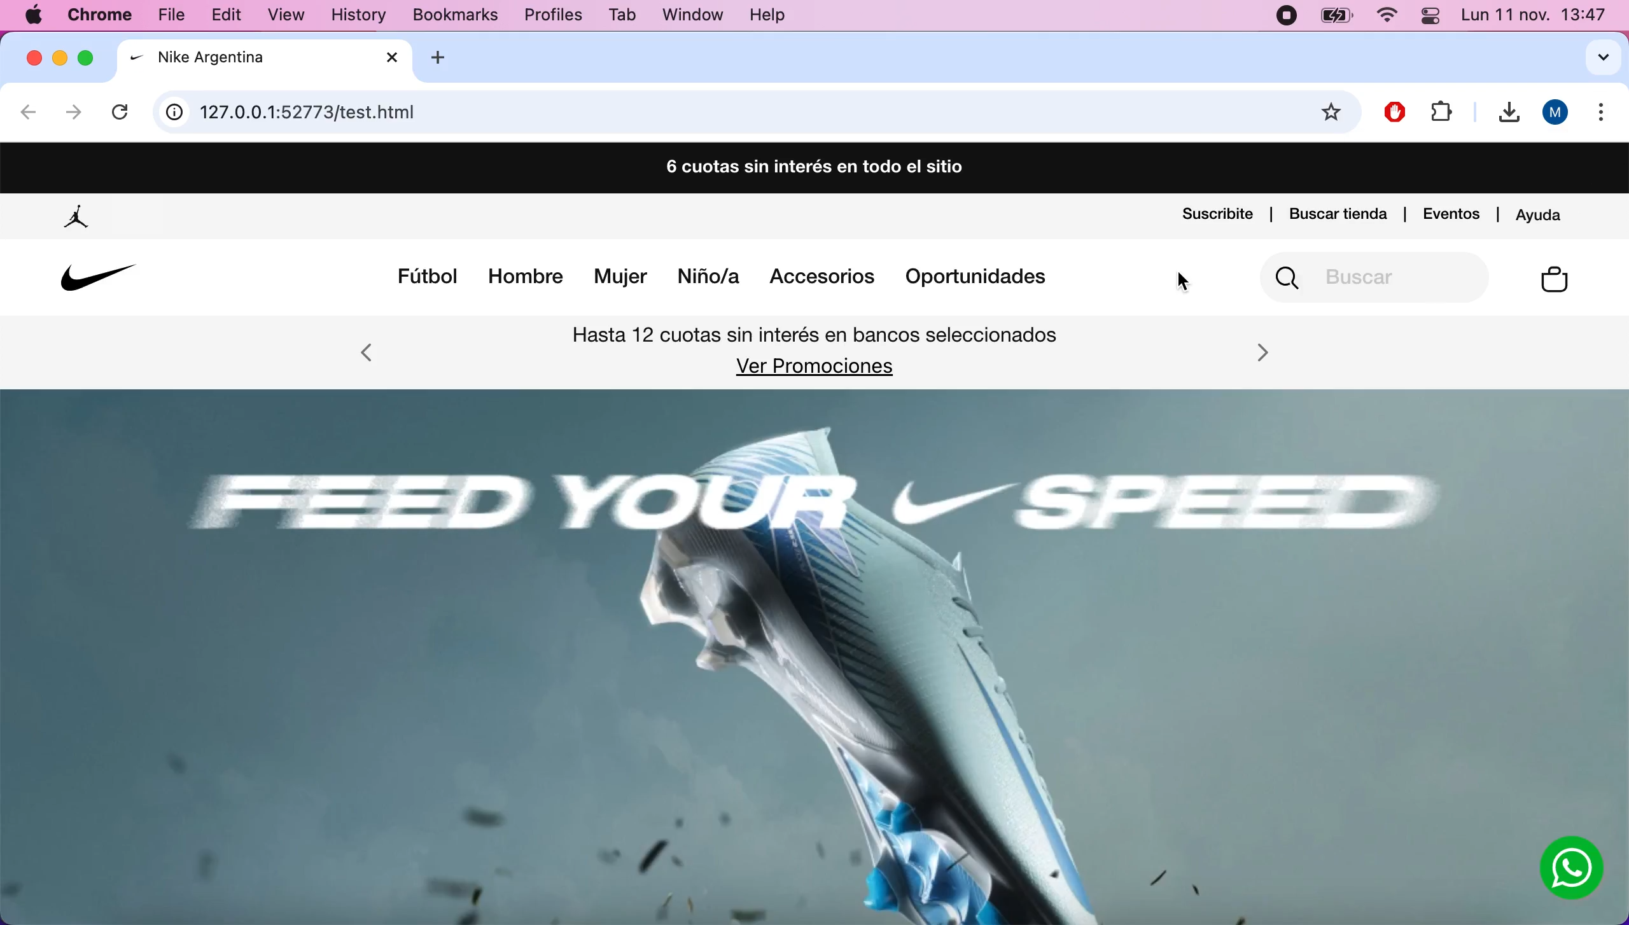 The image size is (1629, 925). I want to click on favorites, so click(1333, 113).